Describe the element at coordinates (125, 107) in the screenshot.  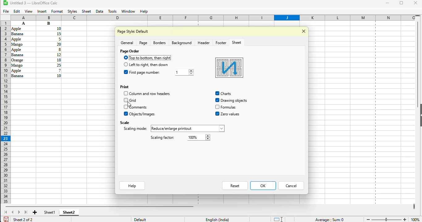
I see `` at that location.